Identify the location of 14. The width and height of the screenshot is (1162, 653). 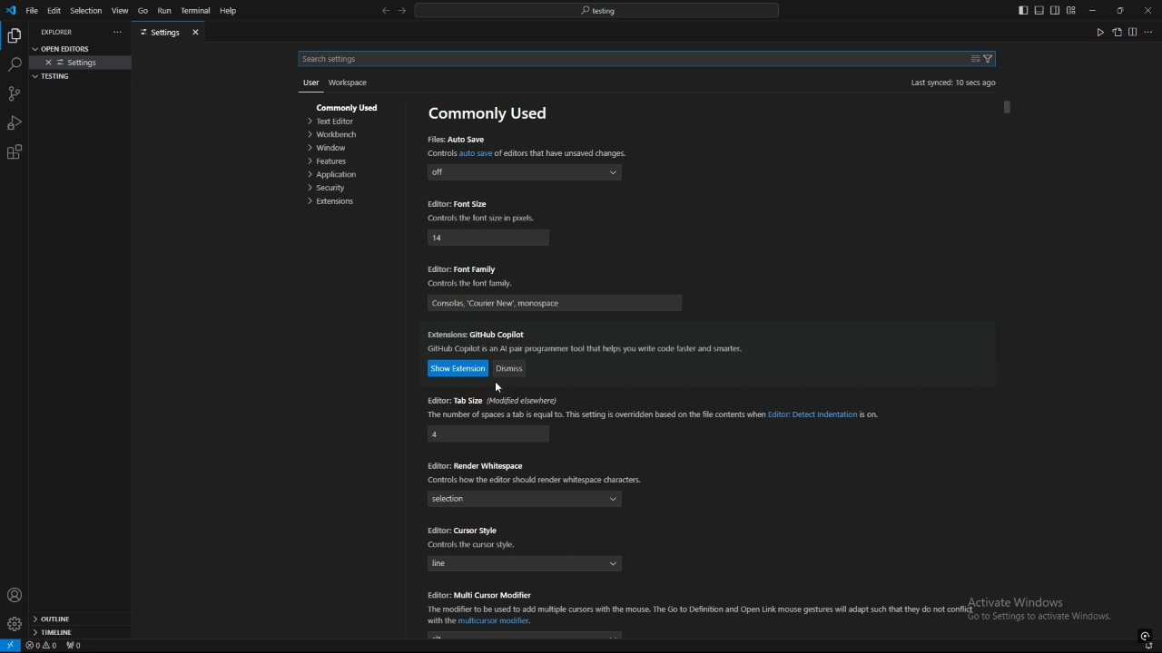
(487, 238).